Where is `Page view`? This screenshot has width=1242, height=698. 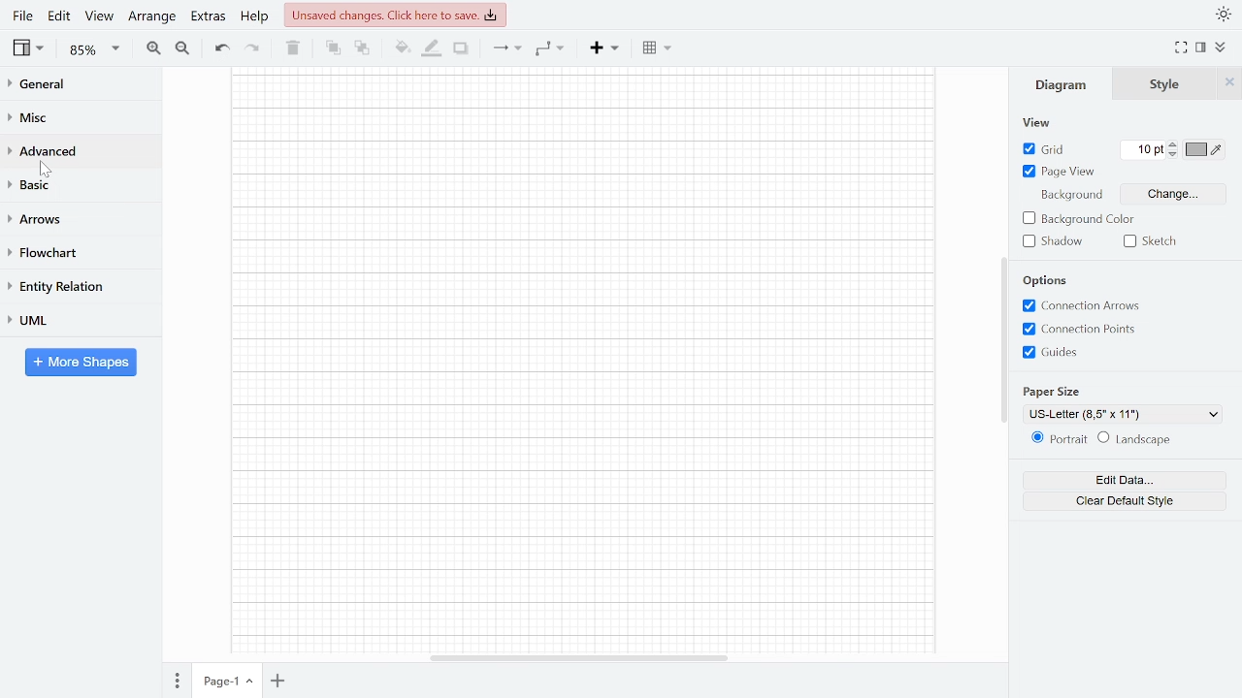
Page view is located at coordinates (1062, 173).